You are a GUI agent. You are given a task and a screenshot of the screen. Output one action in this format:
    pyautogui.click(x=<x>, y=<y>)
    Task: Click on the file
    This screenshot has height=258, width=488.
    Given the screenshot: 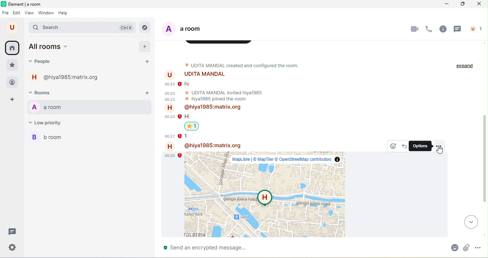 What is the action you would take?
    pyautogui.click(x=6, y=13)
    